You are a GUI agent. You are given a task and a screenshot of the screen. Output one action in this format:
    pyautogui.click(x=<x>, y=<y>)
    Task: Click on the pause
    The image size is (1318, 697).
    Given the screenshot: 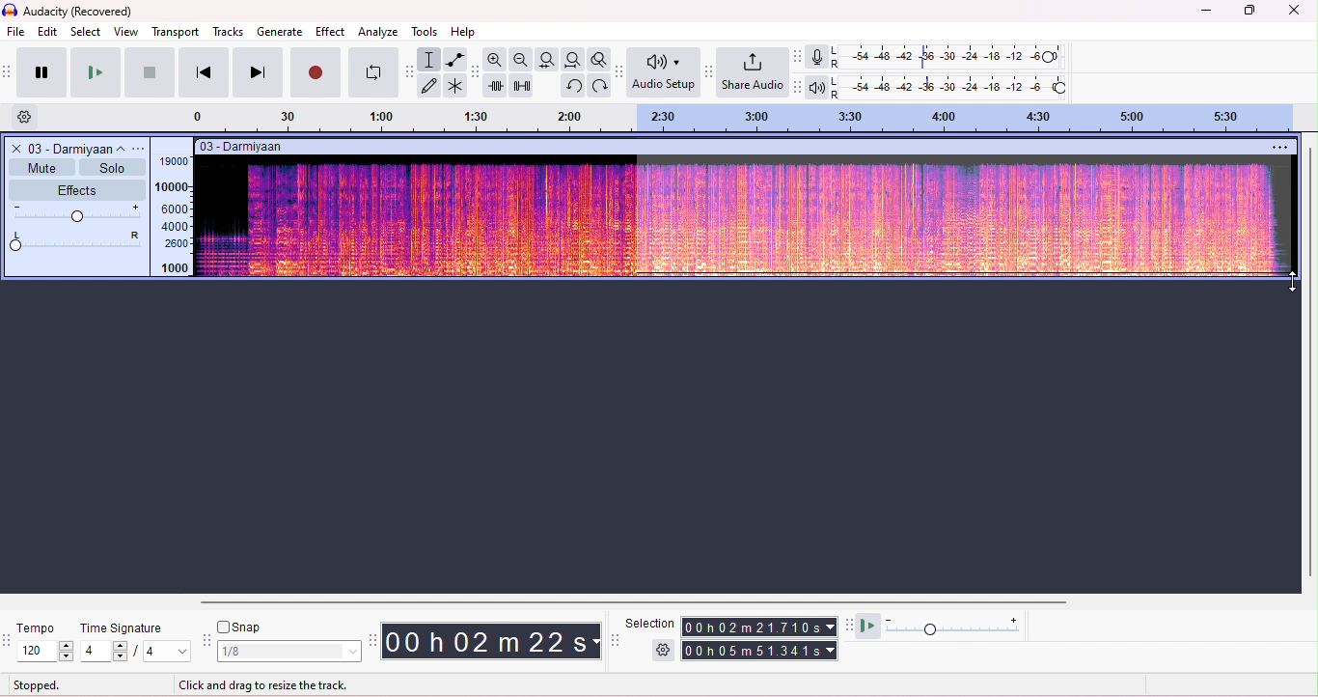 What is the action you would take?
    pyautogui.click(x=39, y=71)
    